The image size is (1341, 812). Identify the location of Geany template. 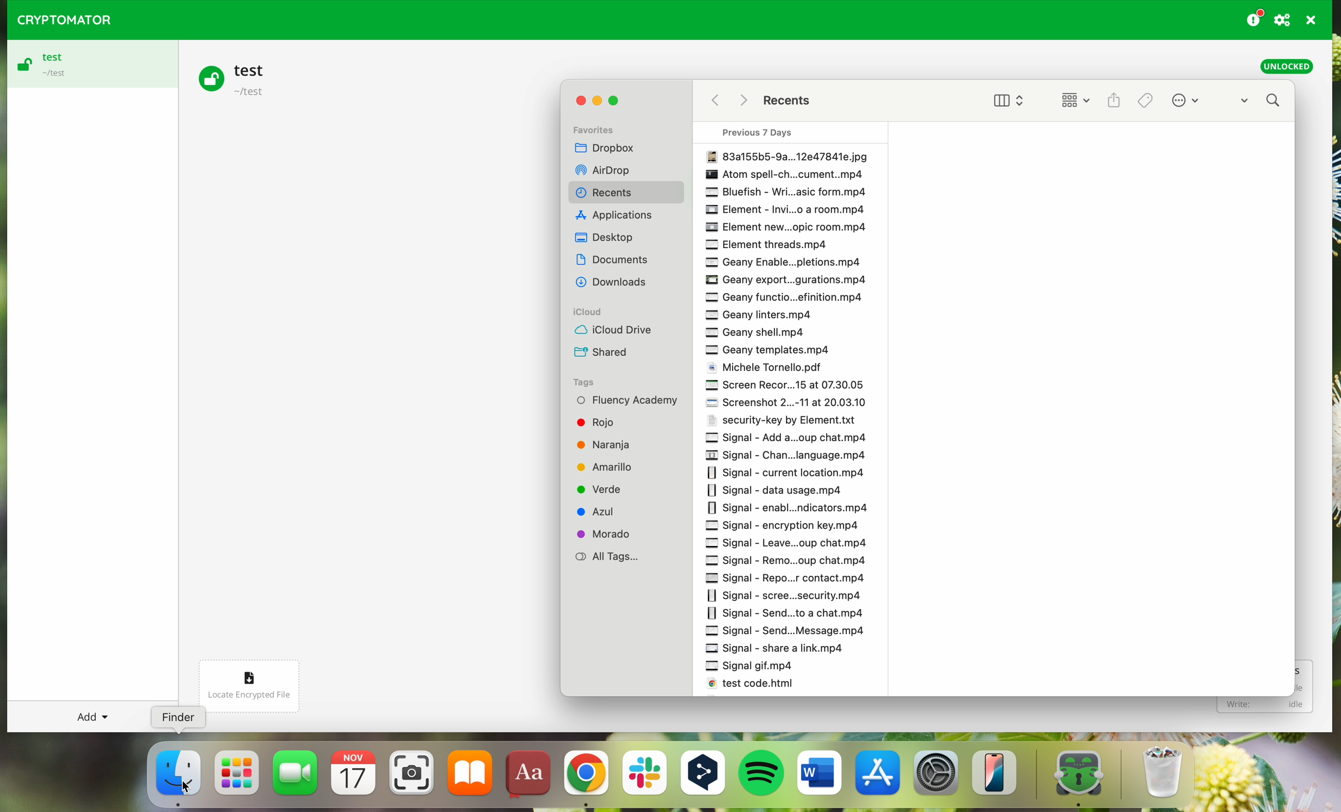
(773, 352).